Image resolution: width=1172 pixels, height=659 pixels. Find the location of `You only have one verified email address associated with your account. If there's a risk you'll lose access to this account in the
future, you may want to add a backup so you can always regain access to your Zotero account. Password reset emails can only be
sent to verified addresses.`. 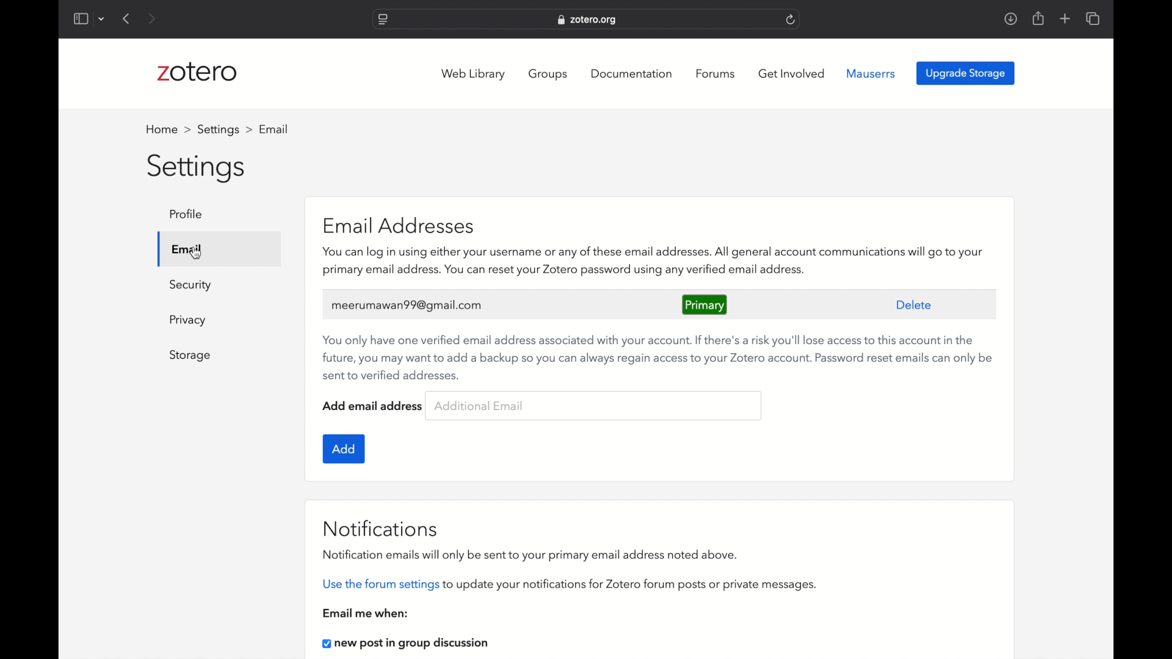

You only have one verified email address associated with your account. If there's a risk you'll lose access to this account in the
future, you may want to add a backup so you can always regain access to your Zotero account. Password reset emails can only be
sent to verified addresses. is located at coordinates (657, 357).